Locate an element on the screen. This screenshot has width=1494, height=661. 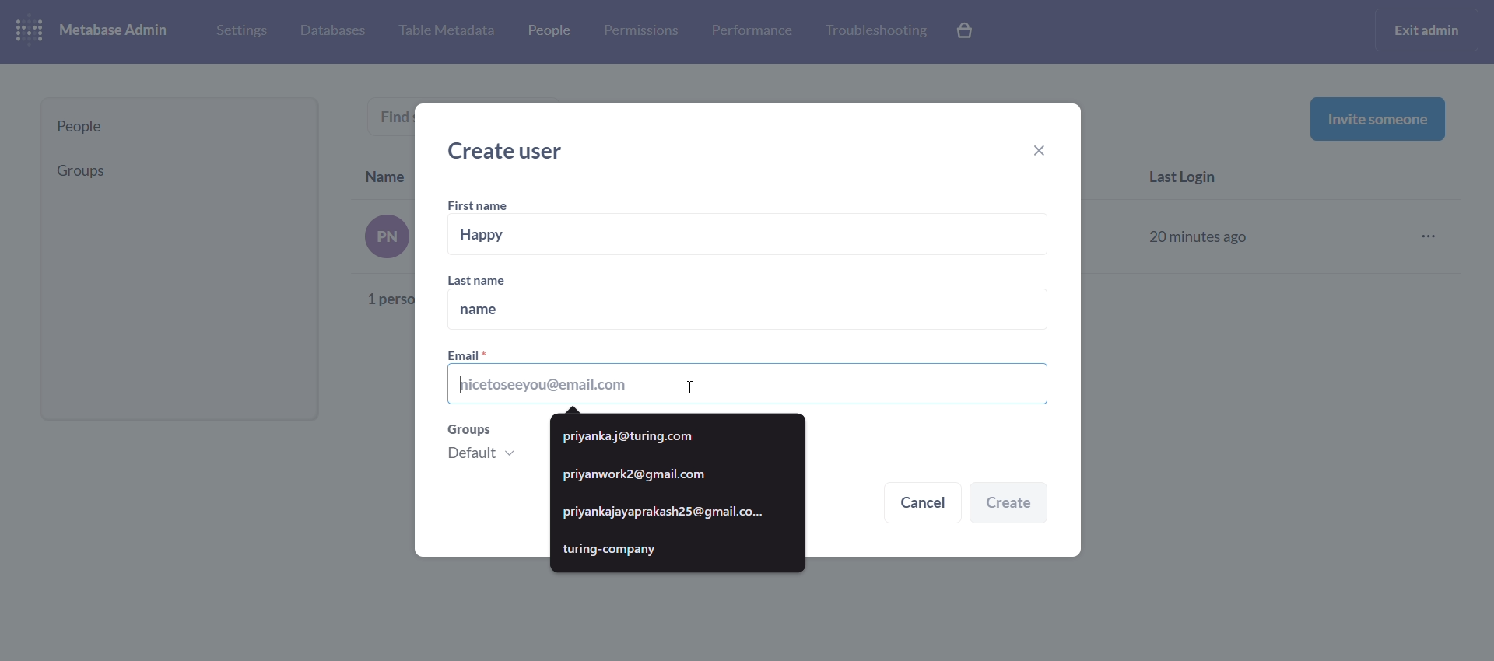
performance is located at coordinates (752, 30).